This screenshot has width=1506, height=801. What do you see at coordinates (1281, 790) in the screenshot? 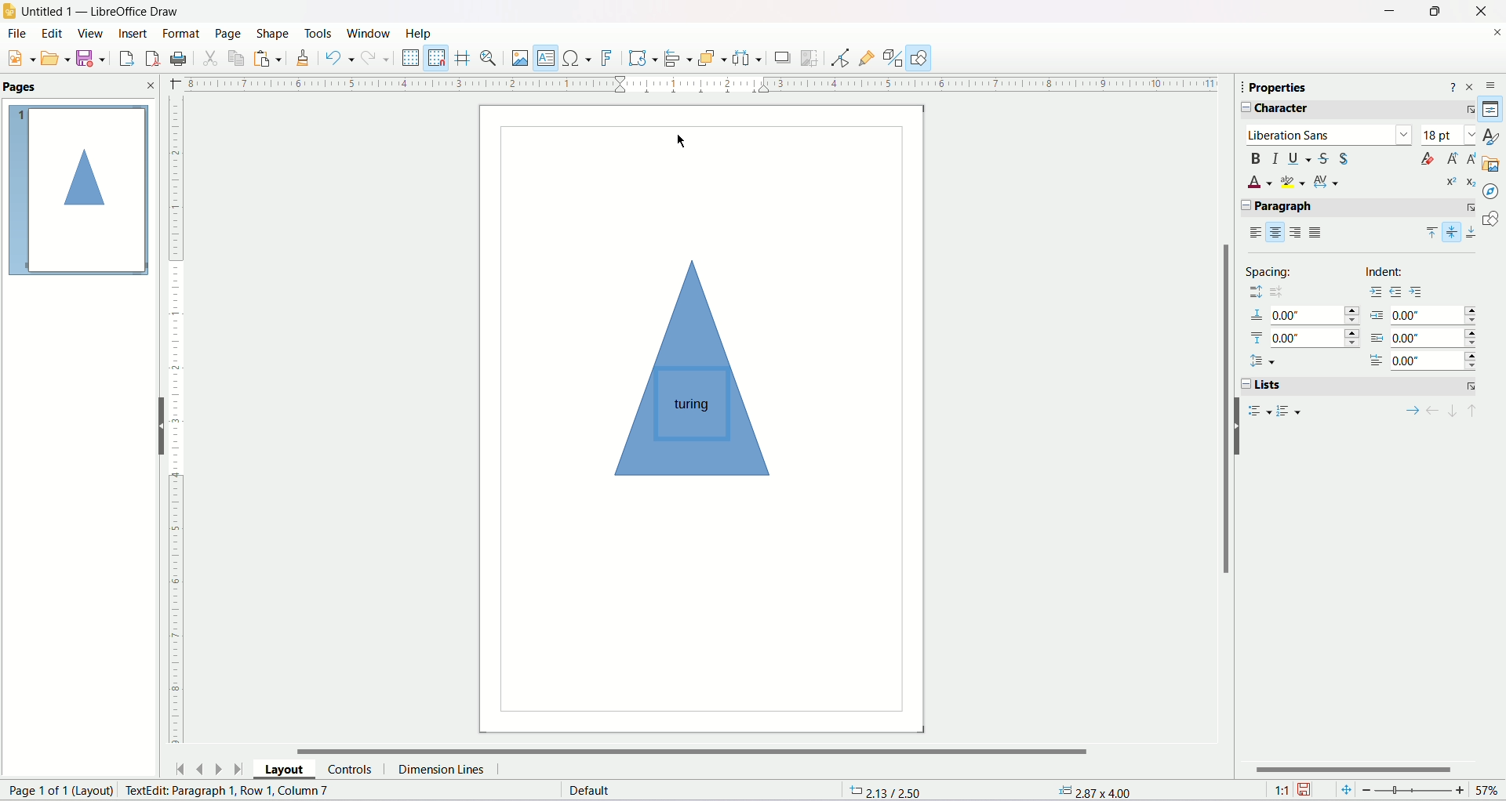
I see `Scale Factor` at bounding box center [1281, 790].